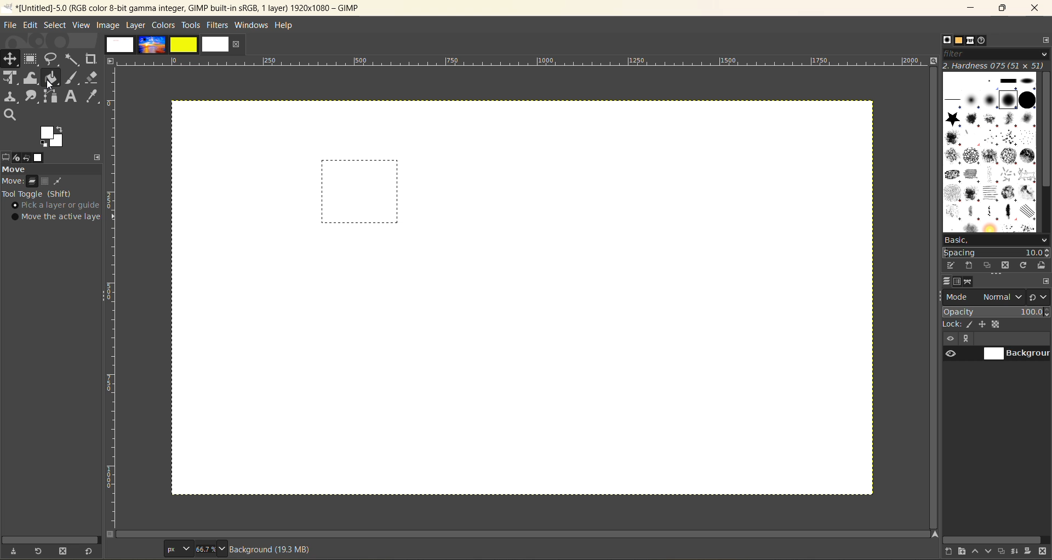 The image size is (1052, 560). Describe the element at coordinates (952, 266) in the screenshot. I see `edit this brush` at that location.